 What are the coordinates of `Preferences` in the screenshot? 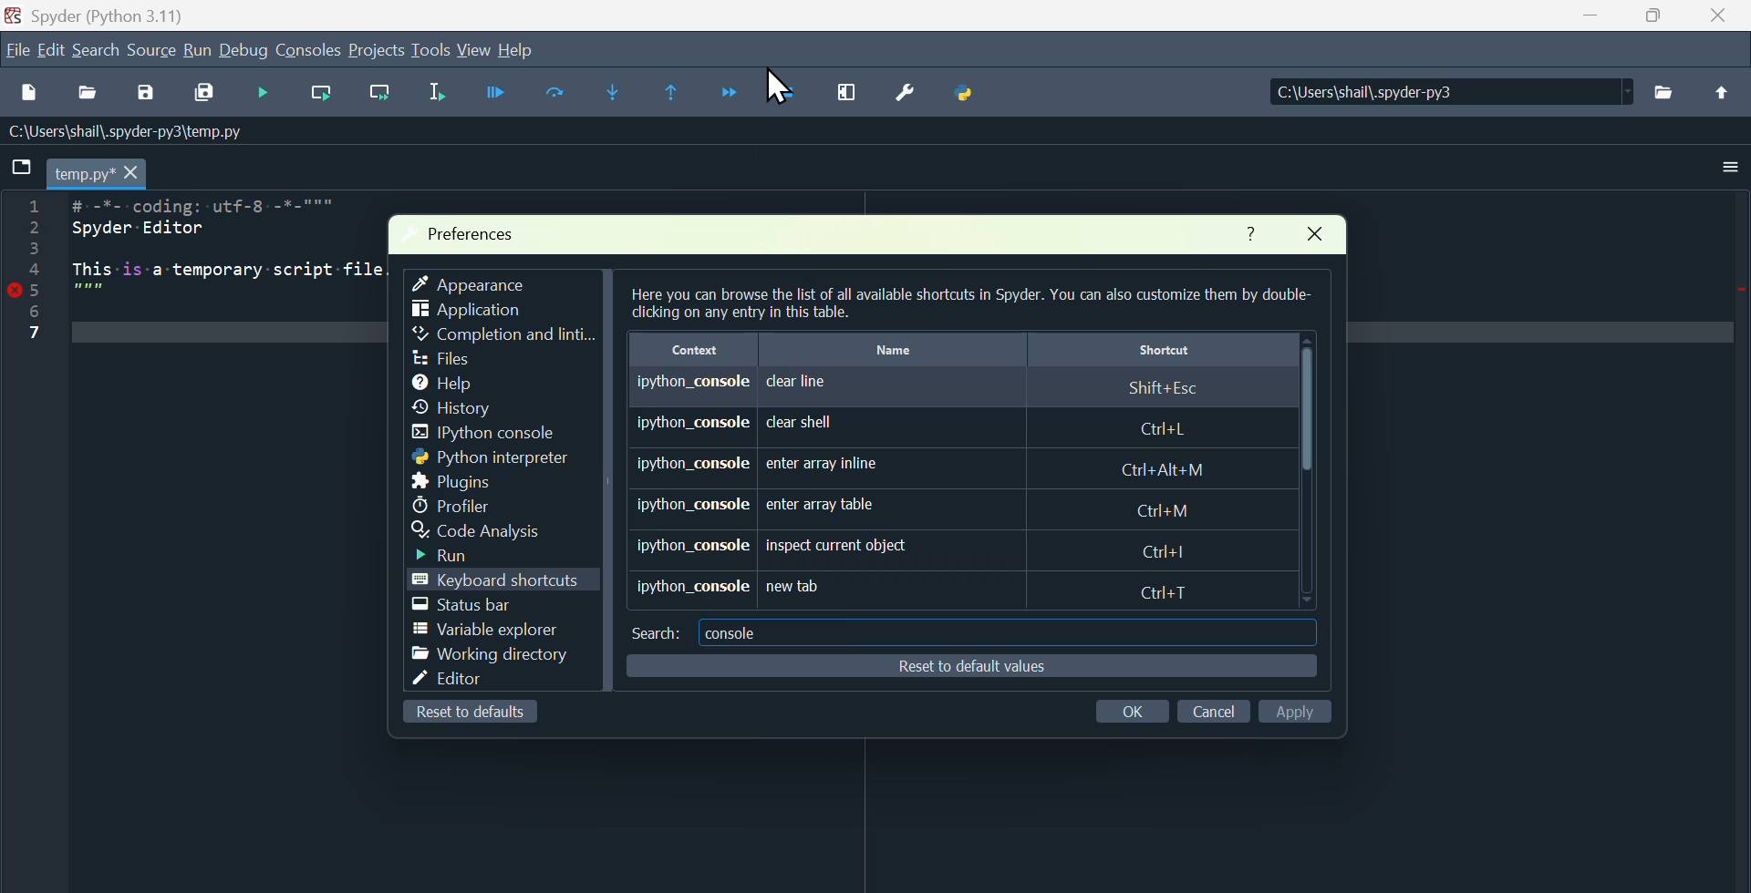 It's located at (479, 228).